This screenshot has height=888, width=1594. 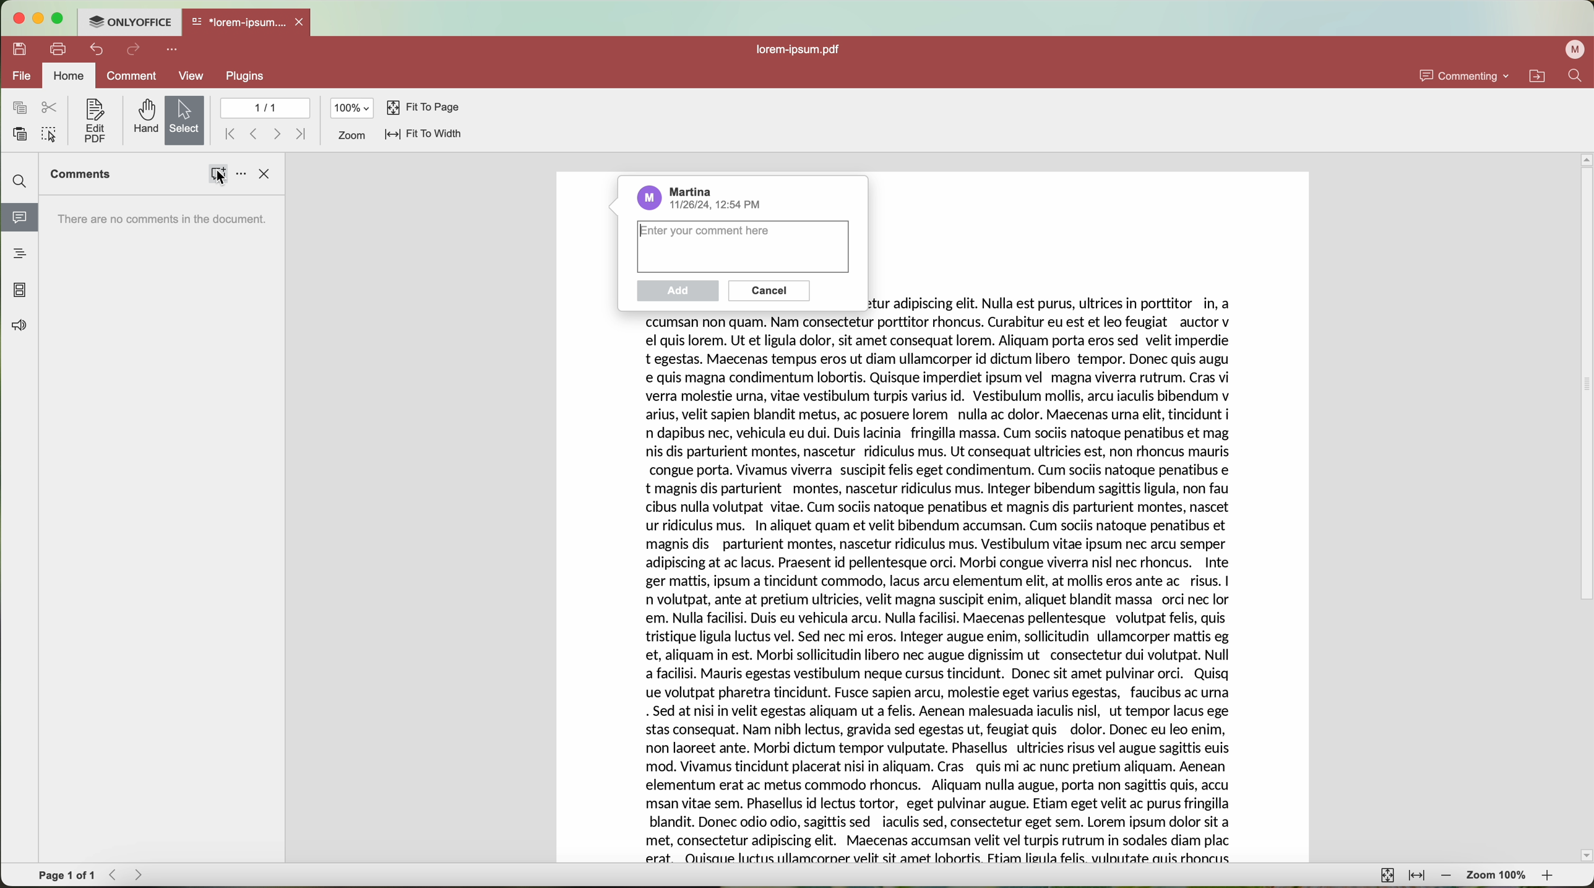 I want to click on find, so click(x=22, y=182).